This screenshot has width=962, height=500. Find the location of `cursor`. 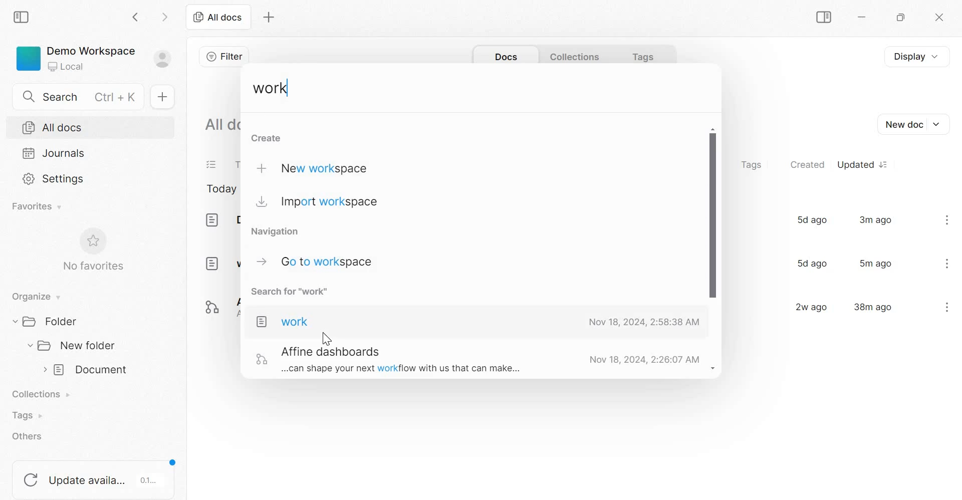

cursor is located at coordinates (326, 337).